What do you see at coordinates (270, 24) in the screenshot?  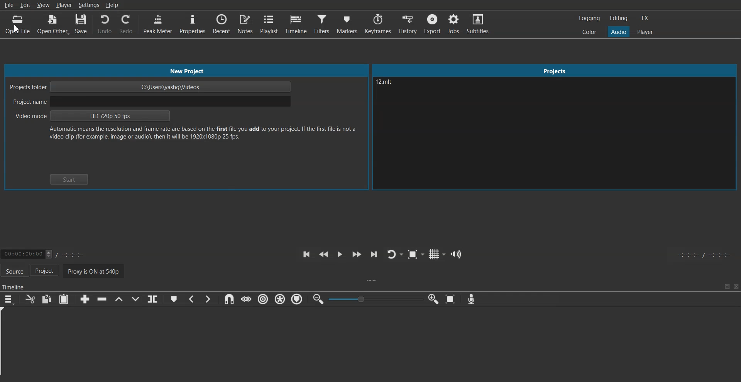 I see `Playlist` at bounding box center [270, 24].